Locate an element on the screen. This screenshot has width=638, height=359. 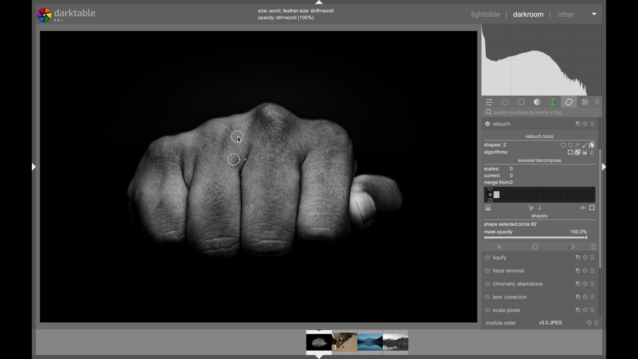
cursor is located at coordinates (244, 140).